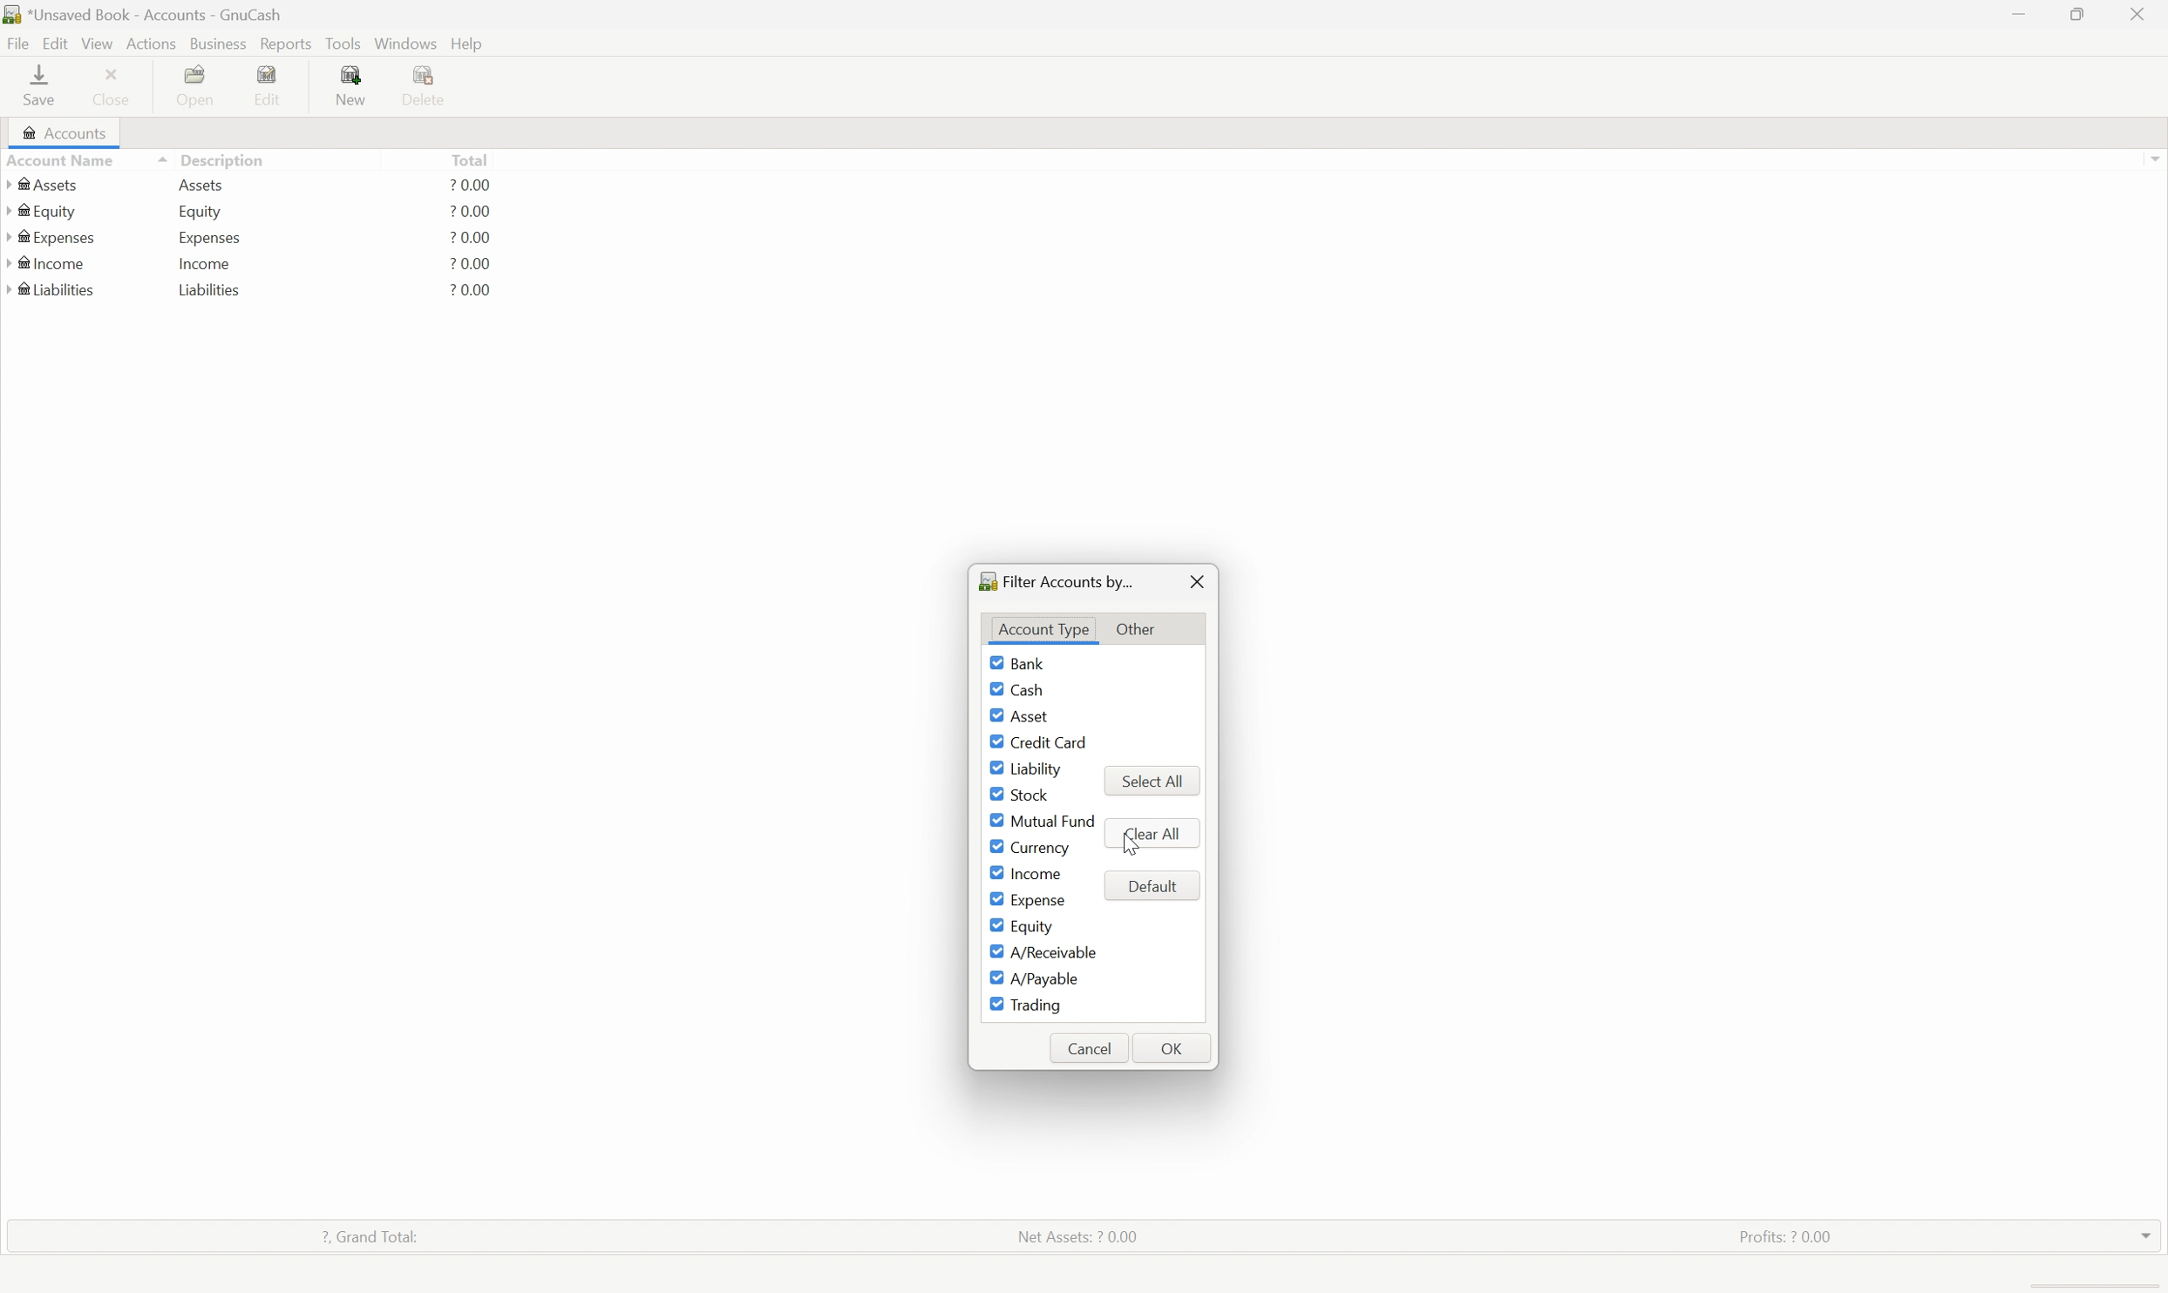  Describe the element at coordinates (471, 264) in the screenshot. I see `? 0.00` at that location.